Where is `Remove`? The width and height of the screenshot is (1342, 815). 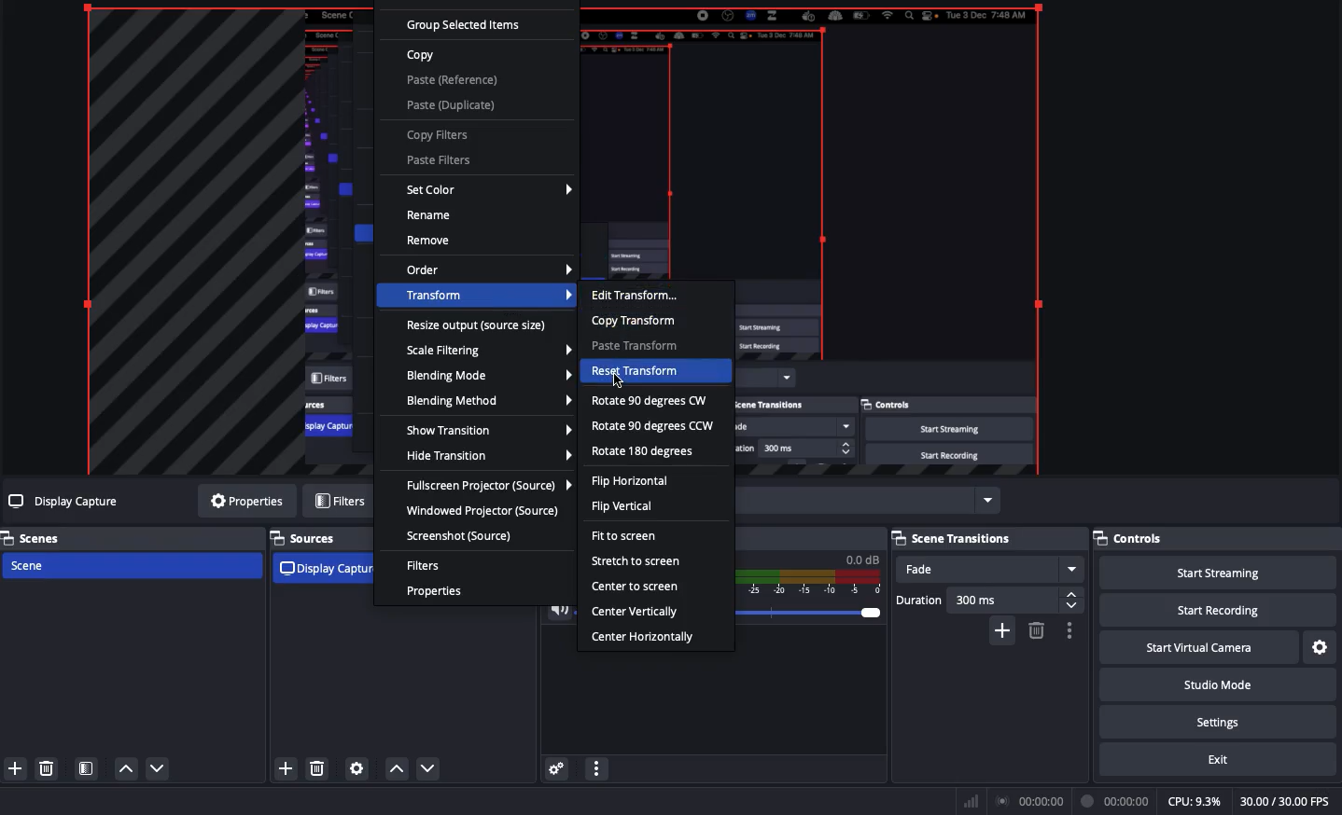
Remove is located at coordinates (436, 241).